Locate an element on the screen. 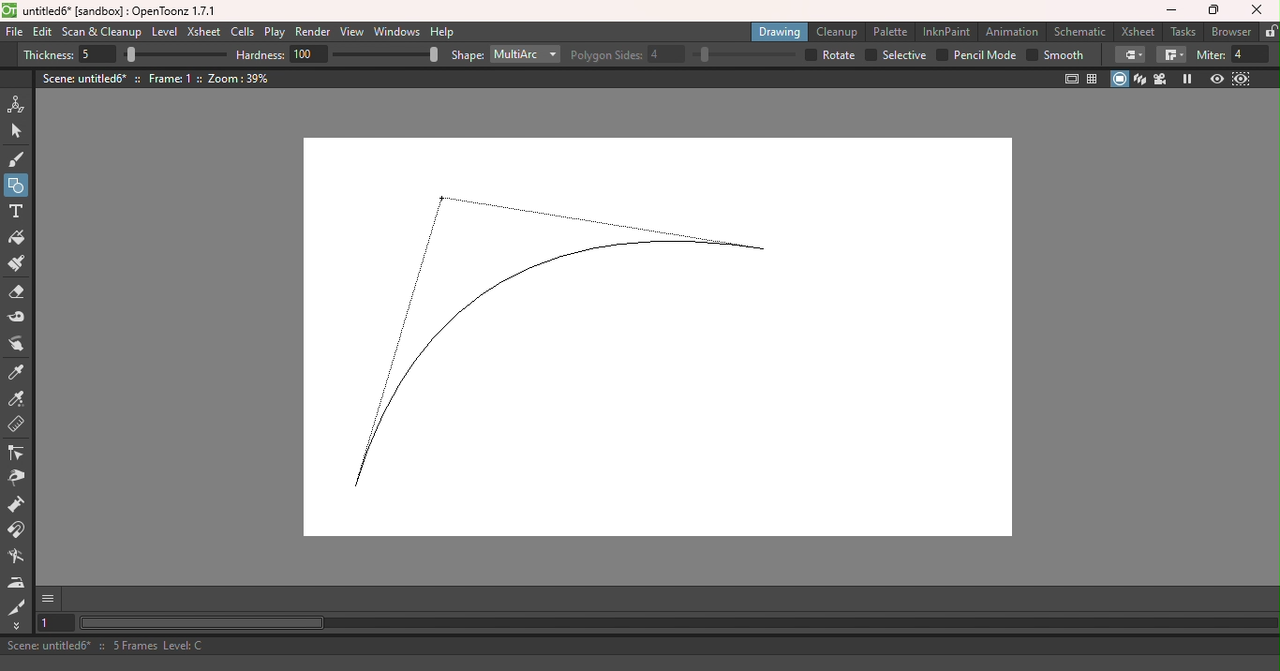 The width and height of the screenshot is (1280, 671). Pencil mode is located at coordinates (975, 56).